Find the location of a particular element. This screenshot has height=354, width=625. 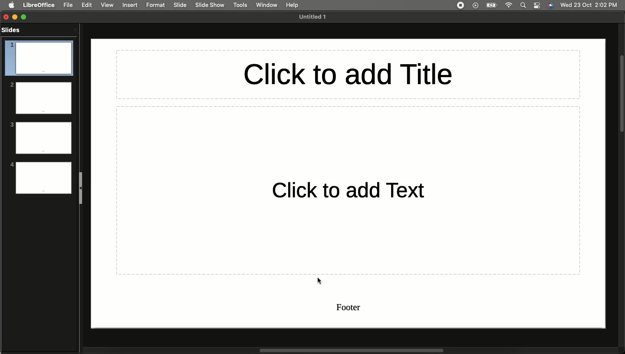

Footer is located at coordinates (43, 191).